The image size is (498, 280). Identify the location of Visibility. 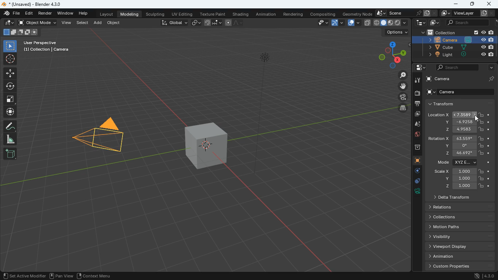
(460, 237).